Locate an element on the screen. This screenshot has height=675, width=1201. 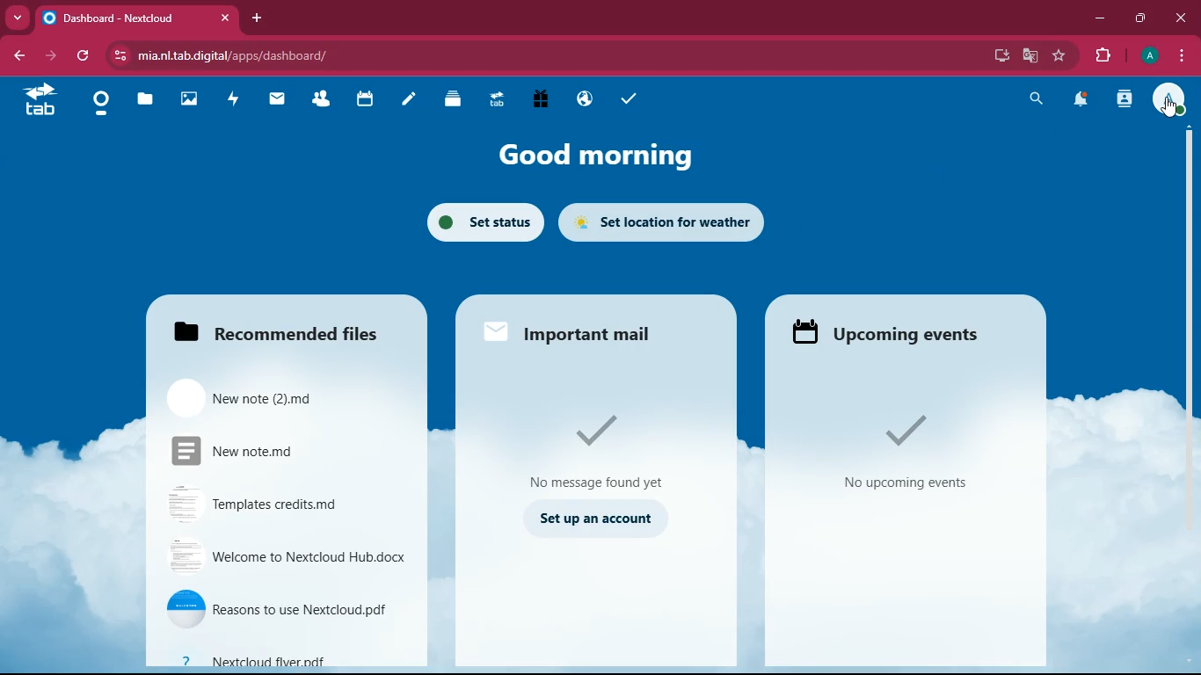
scroll is located at coordinates (1182, 269).